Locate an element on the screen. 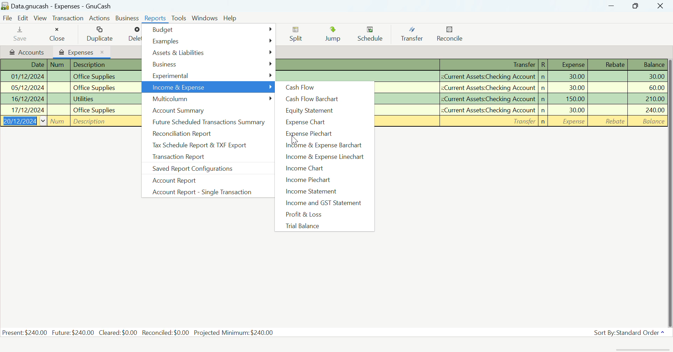  Delete is located at coordinates (135, 35).